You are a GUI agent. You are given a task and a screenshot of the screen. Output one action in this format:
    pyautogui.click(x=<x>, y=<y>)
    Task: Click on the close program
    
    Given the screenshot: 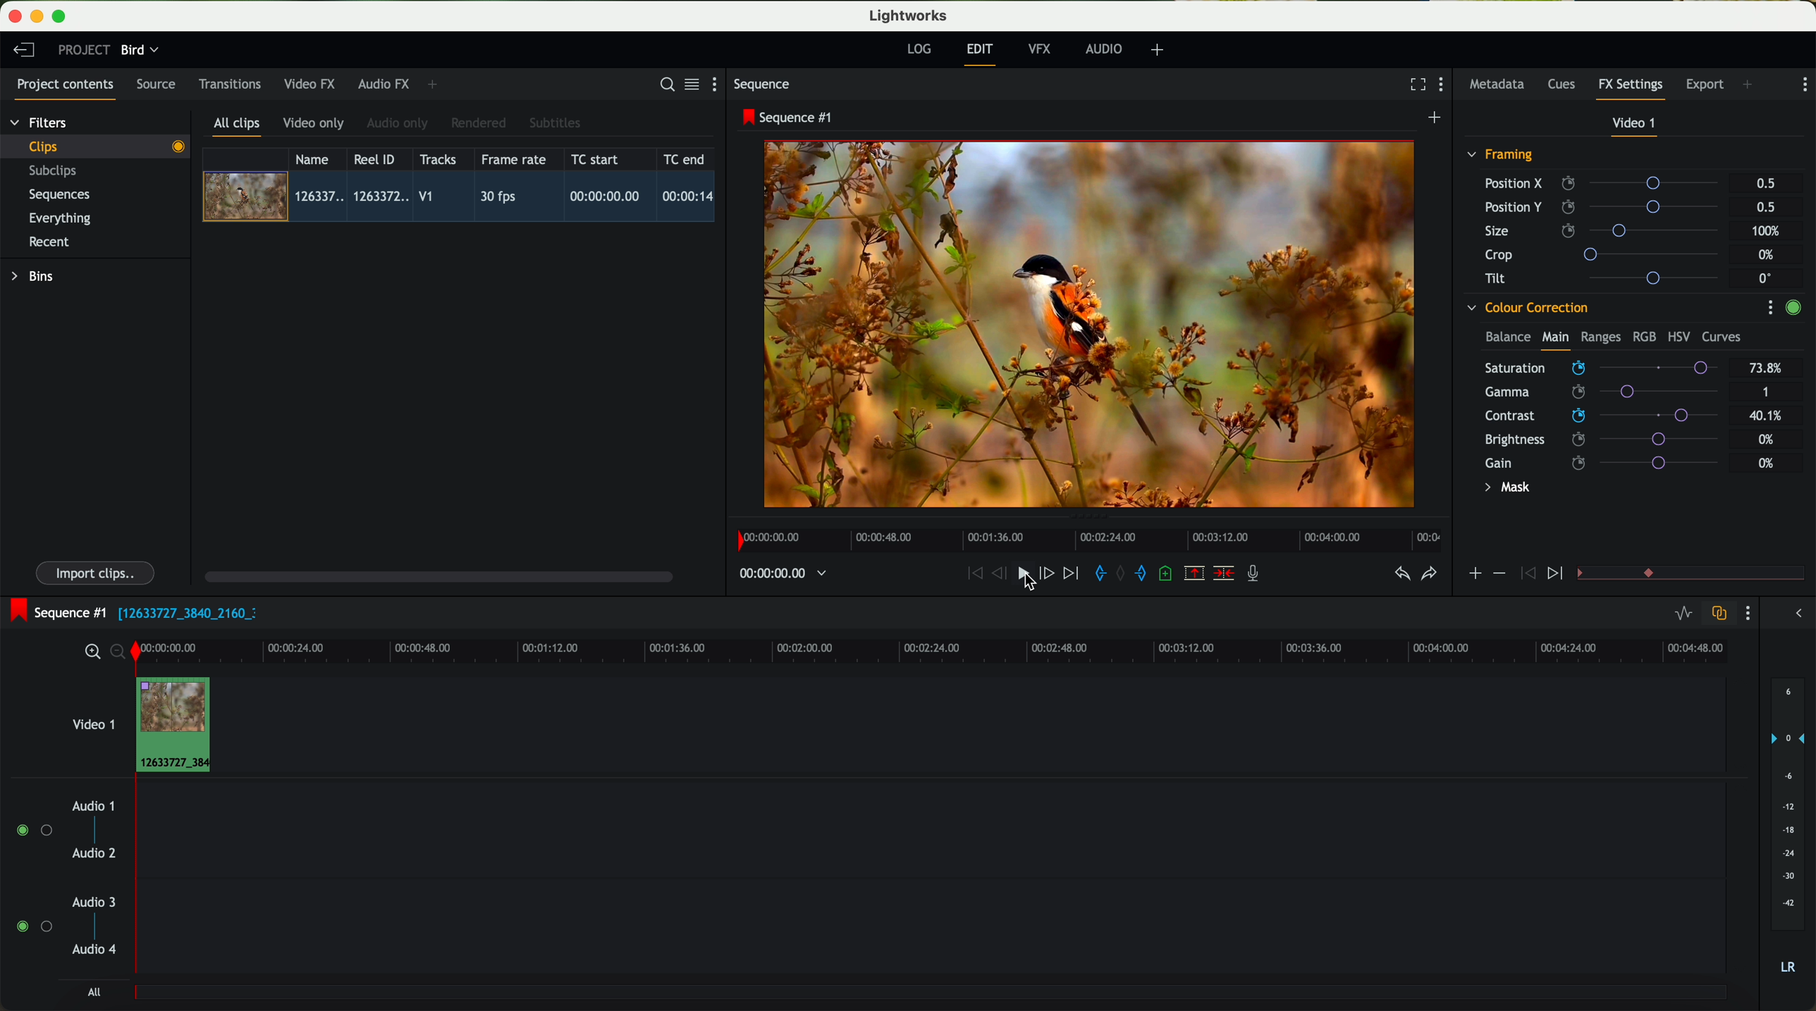 What is the action you would take?
    pyautogui.click(x=15, y=16)
    